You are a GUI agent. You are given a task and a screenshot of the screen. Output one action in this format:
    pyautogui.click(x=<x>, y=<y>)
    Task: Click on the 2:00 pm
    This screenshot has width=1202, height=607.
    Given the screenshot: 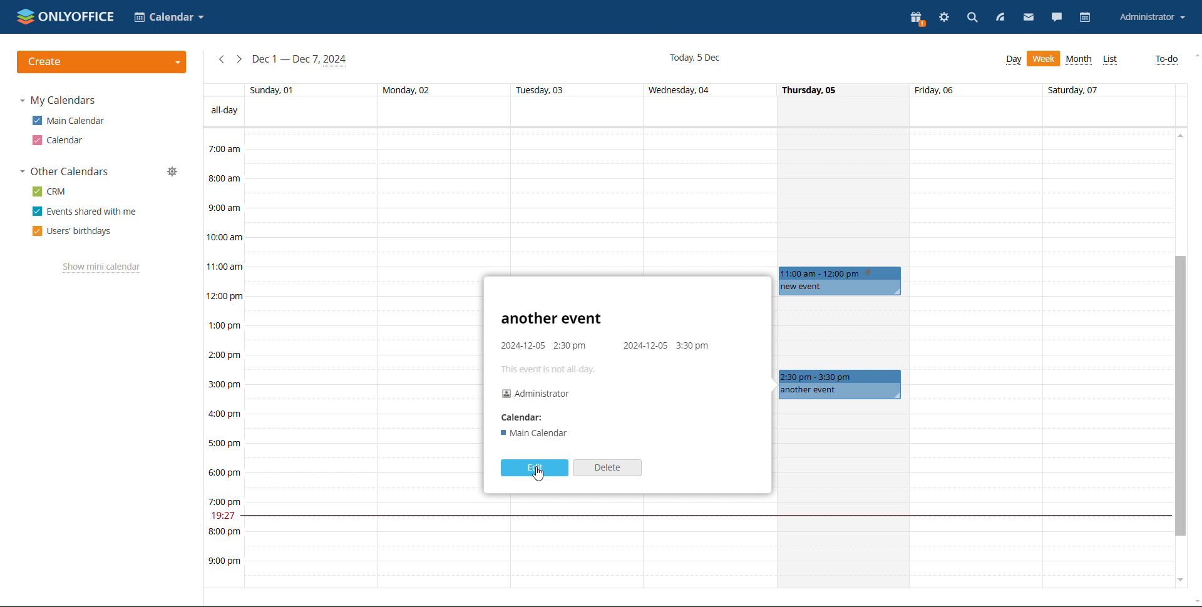 What is the action you would take?
    pyautogui.click(x=225, y=355)
    